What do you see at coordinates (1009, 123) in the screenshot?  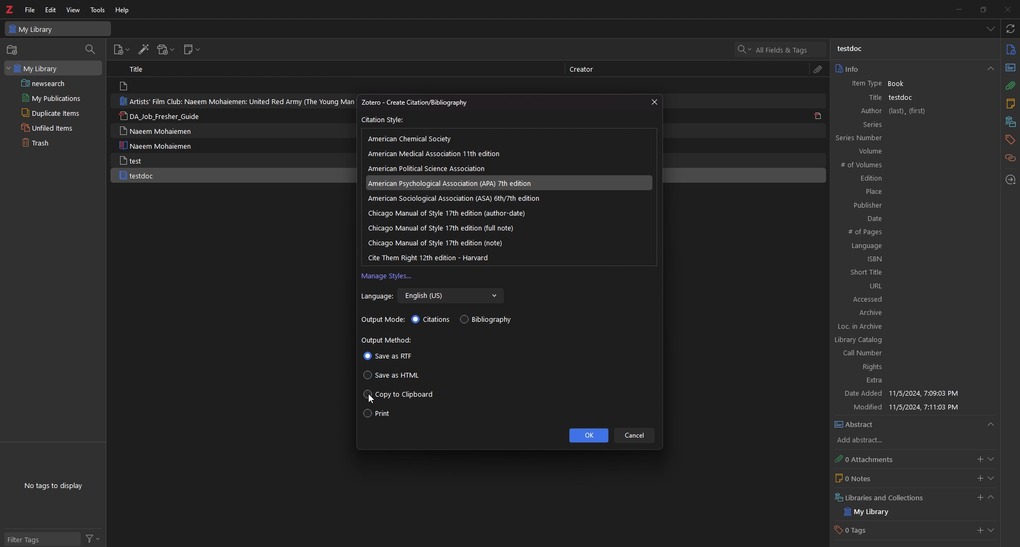 I see `collection and libraries` at bounding box center [1009, 123].